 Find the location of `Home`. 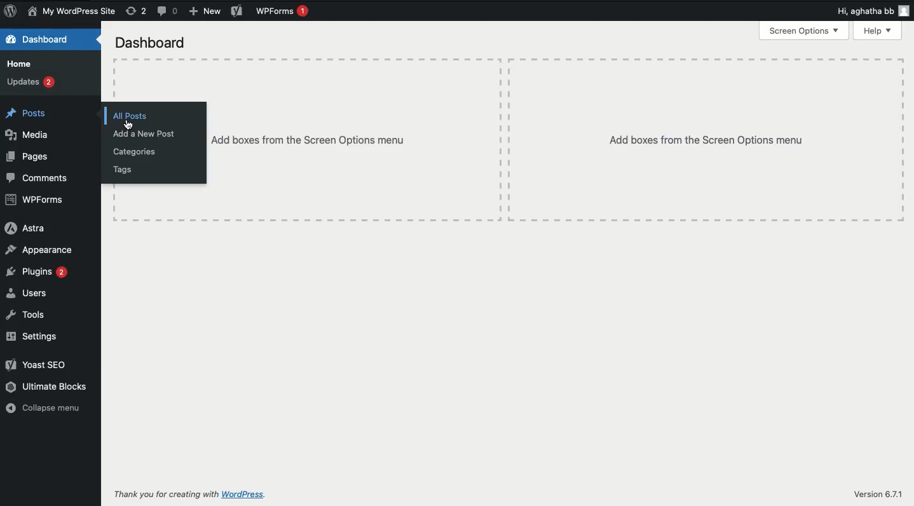

Home is located at coordinates (23, 64).